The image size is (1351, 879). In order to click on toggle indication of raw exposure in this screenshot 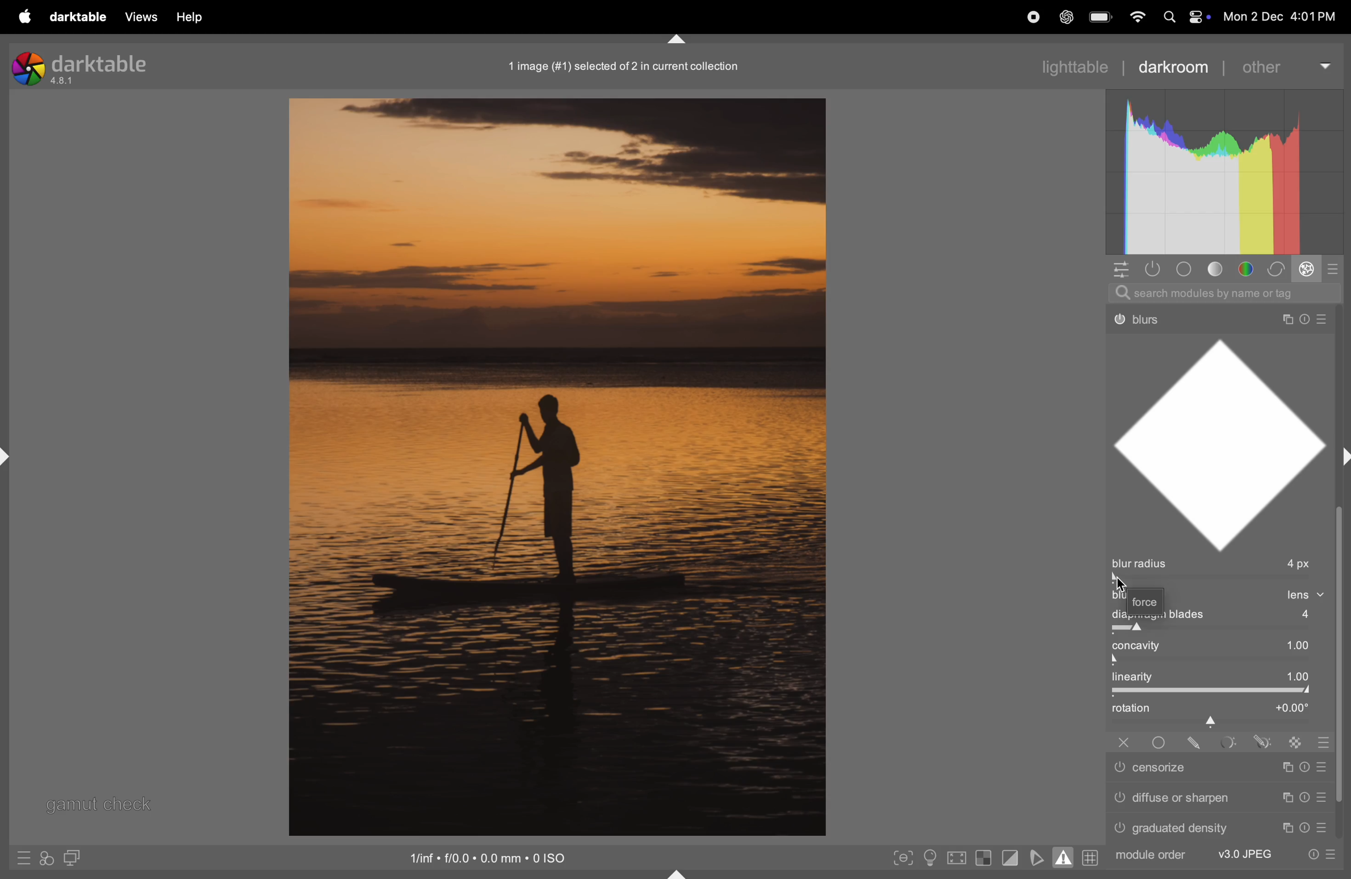, I will do `click(985, 859)`.